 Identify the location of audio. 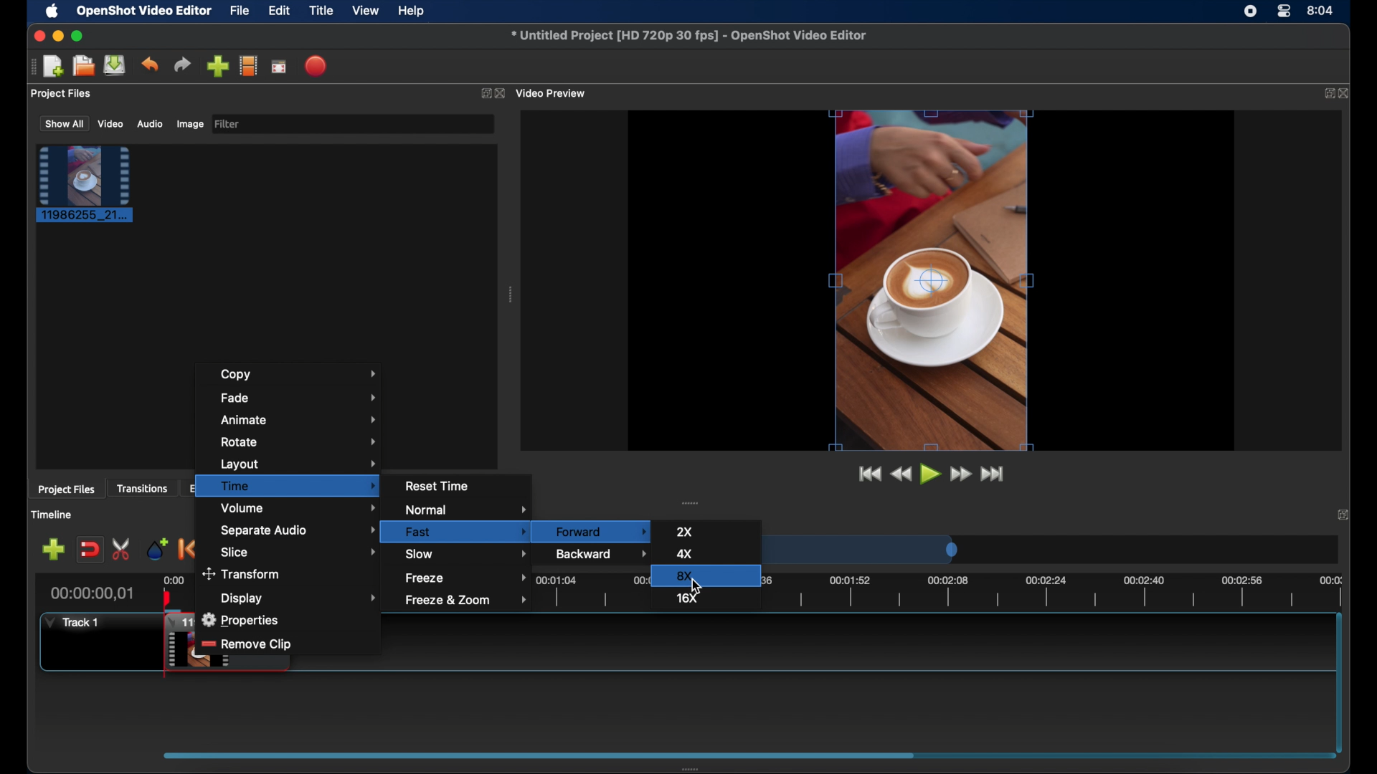
(149, 123).